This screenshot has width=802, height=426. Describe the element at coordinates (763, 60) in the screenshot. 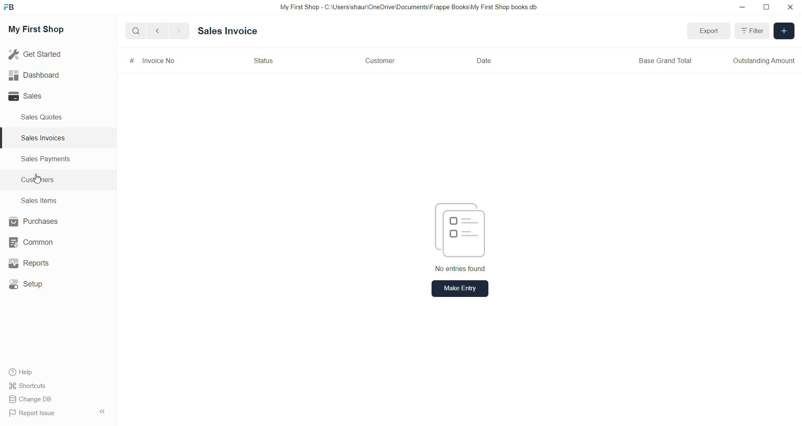

I see `Outstanding Amount` at that location.